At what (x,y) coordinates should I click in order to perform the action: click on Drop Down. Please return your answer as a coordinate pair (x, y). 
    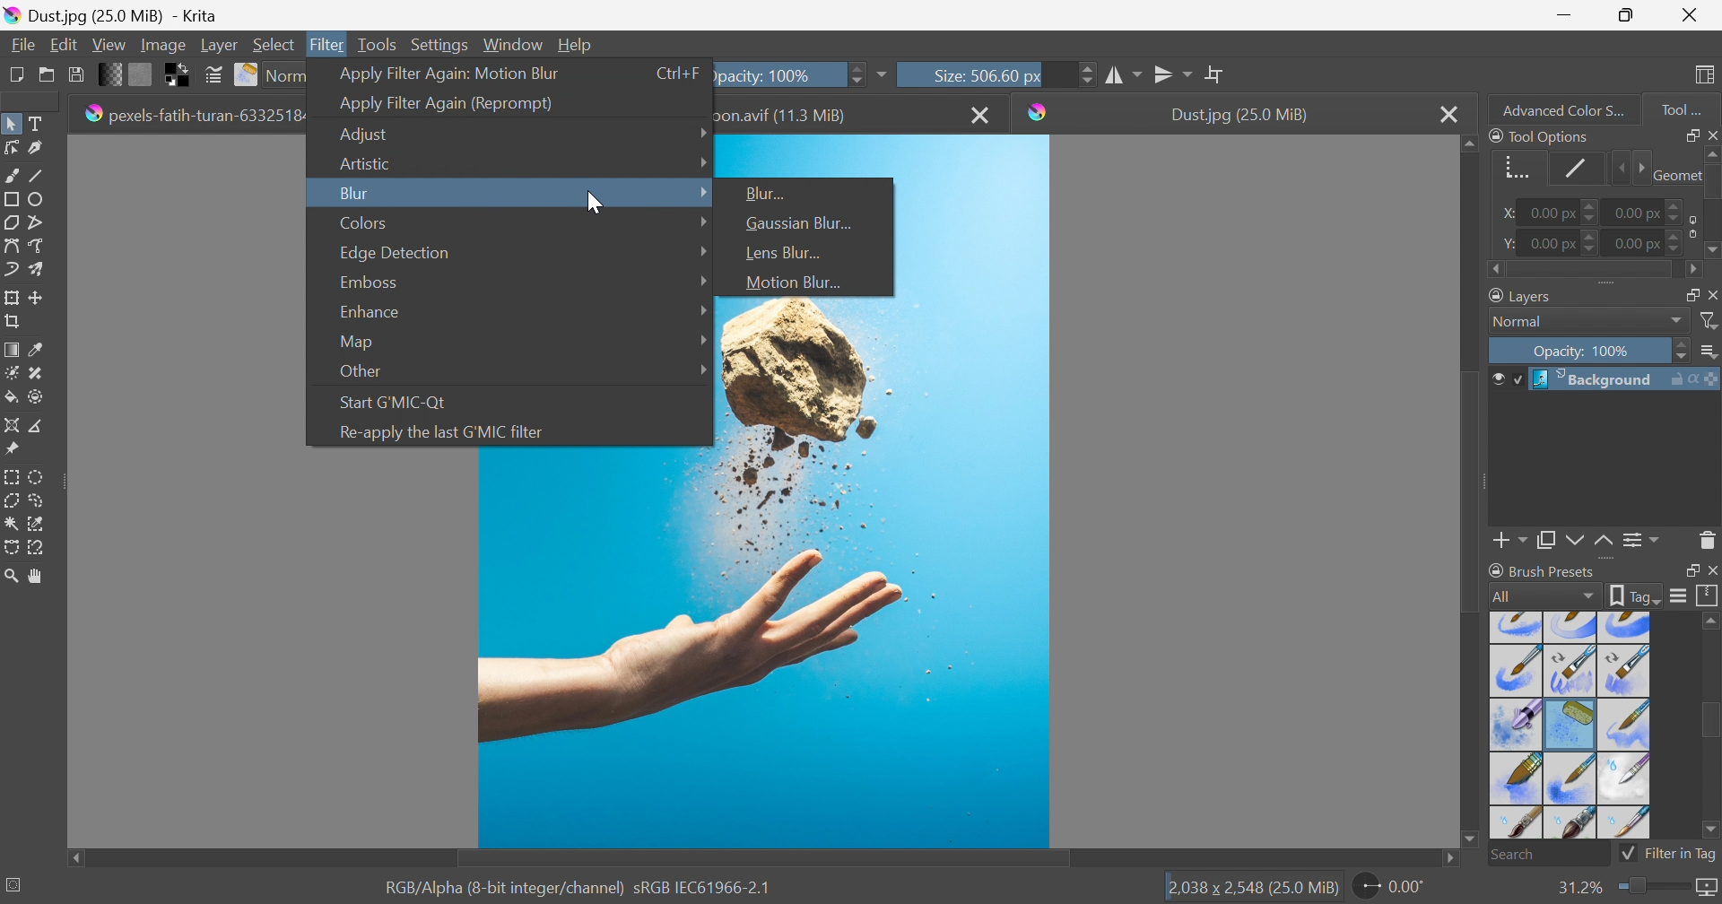
    Looking at the image, I should click on (702, 368).